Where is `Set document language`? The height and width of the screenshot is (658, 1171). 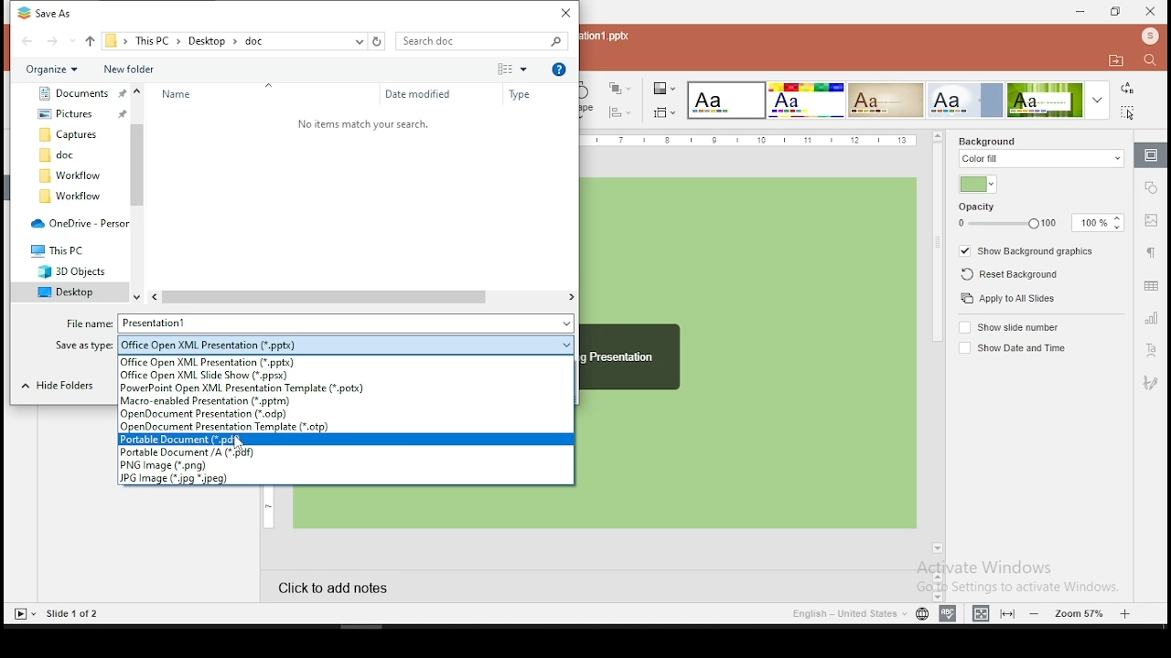 Set document language is located at coordinates (921, 614).